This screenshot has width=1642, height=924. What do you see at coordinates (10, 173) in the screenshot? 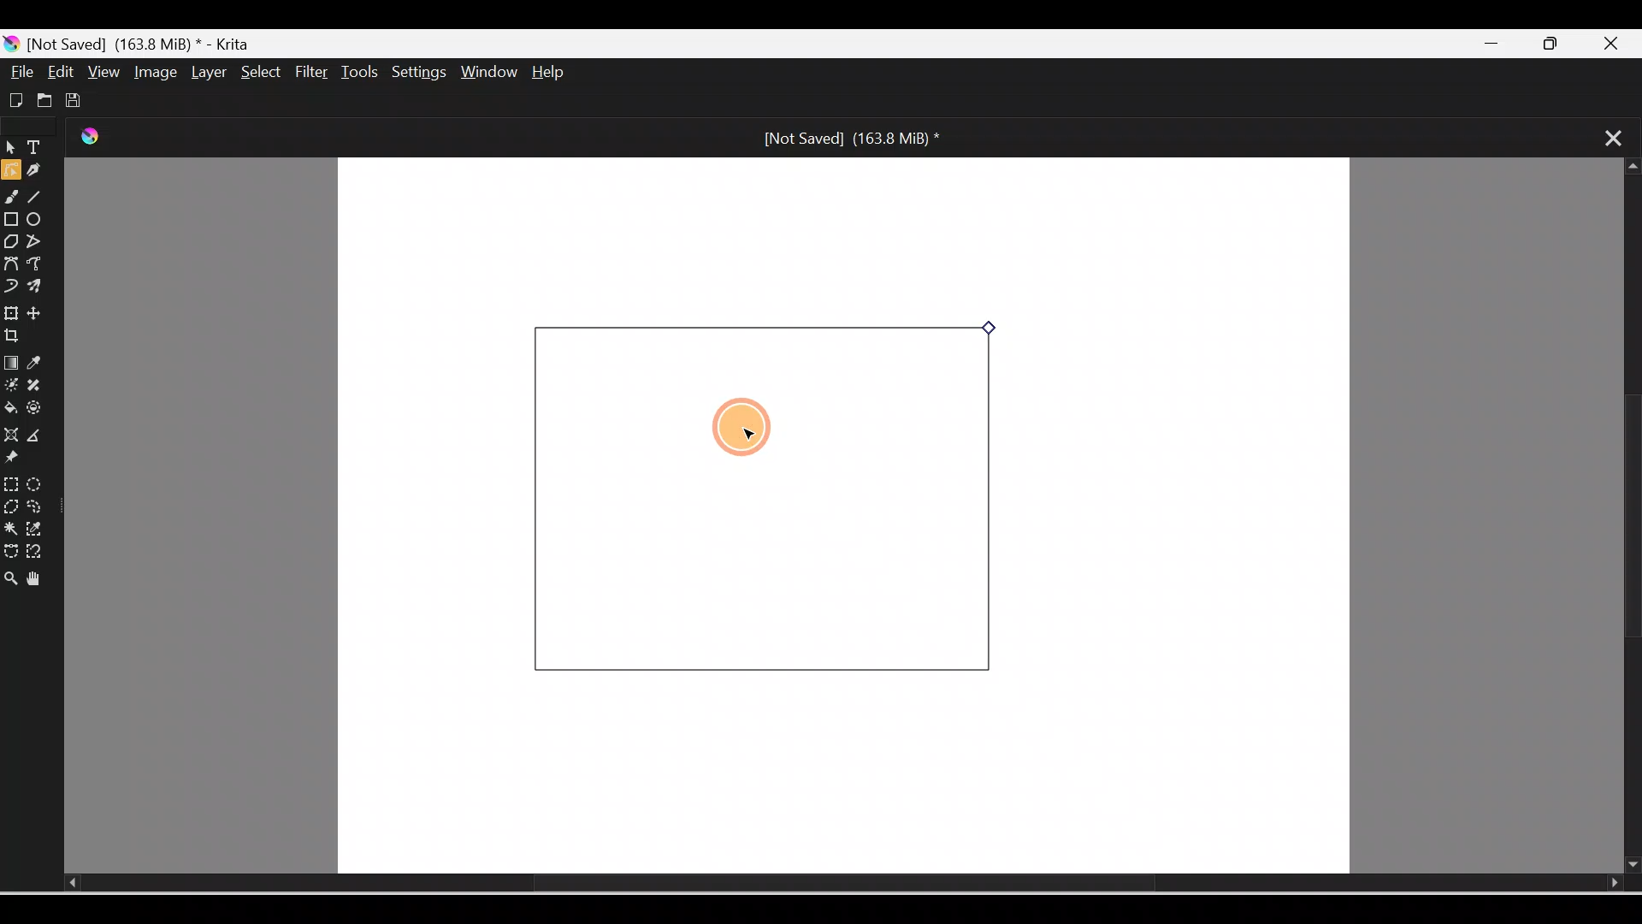
I see `Edit shapes tool` at bounding box center [10, 173].